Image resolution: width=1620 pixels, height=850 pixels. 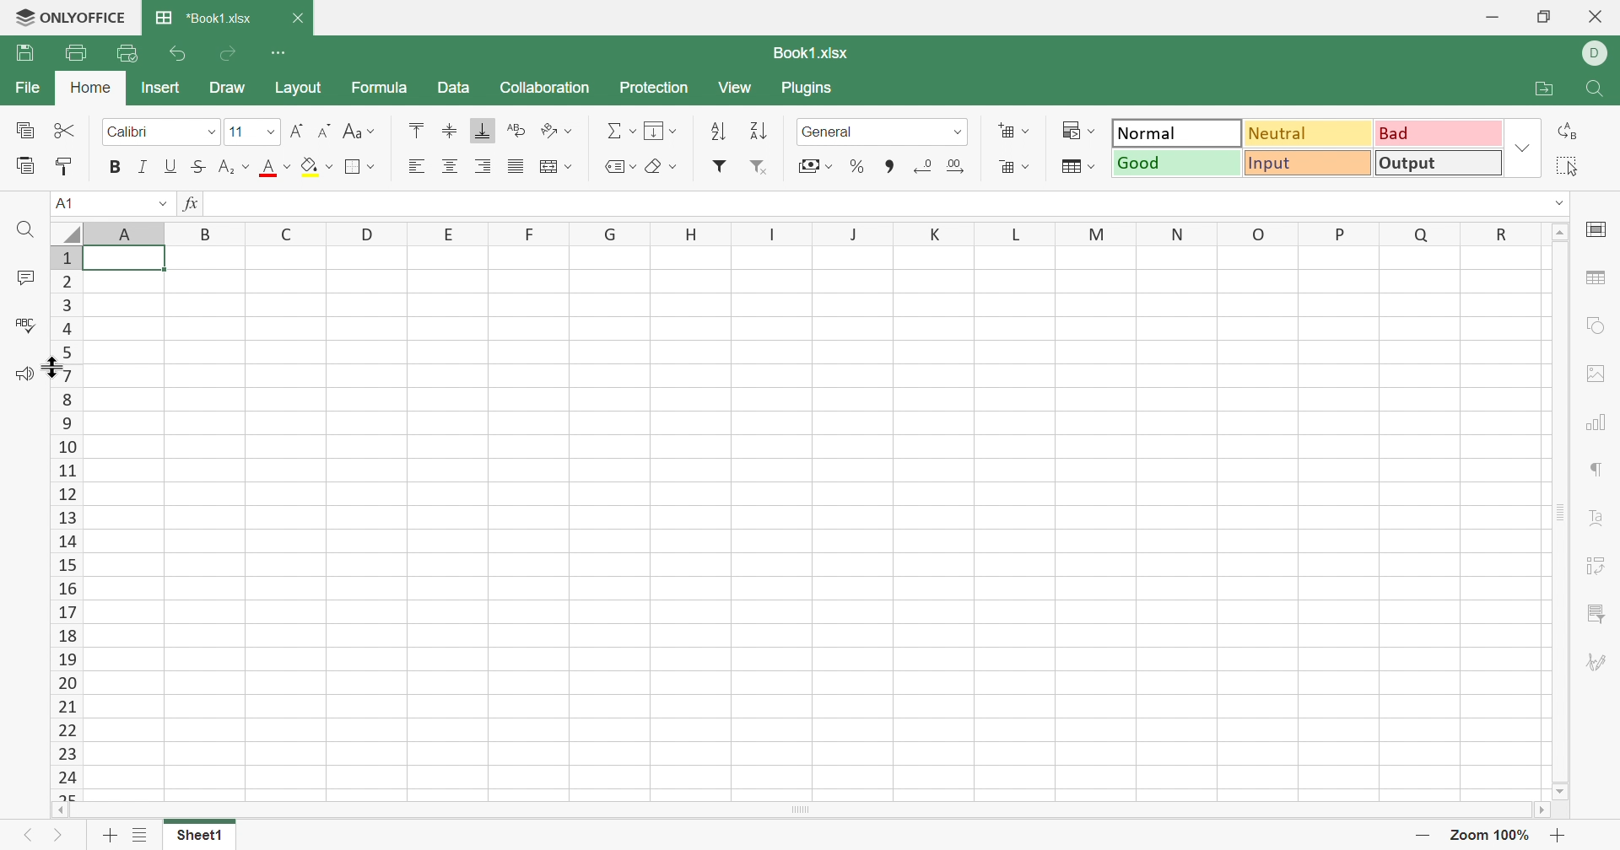 What do you see at coordinates (1596, 90) in the screenshot?
I see `Find` at bounding box center [1596, 90].